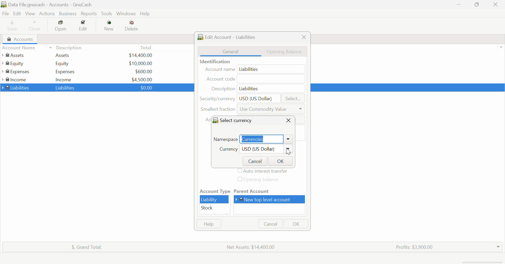 The height and width of the screenshot is (264, 505). What do you see at coordinates (146, 14) in the screenshot?
I see `Help` at bounding box center [146, 14].